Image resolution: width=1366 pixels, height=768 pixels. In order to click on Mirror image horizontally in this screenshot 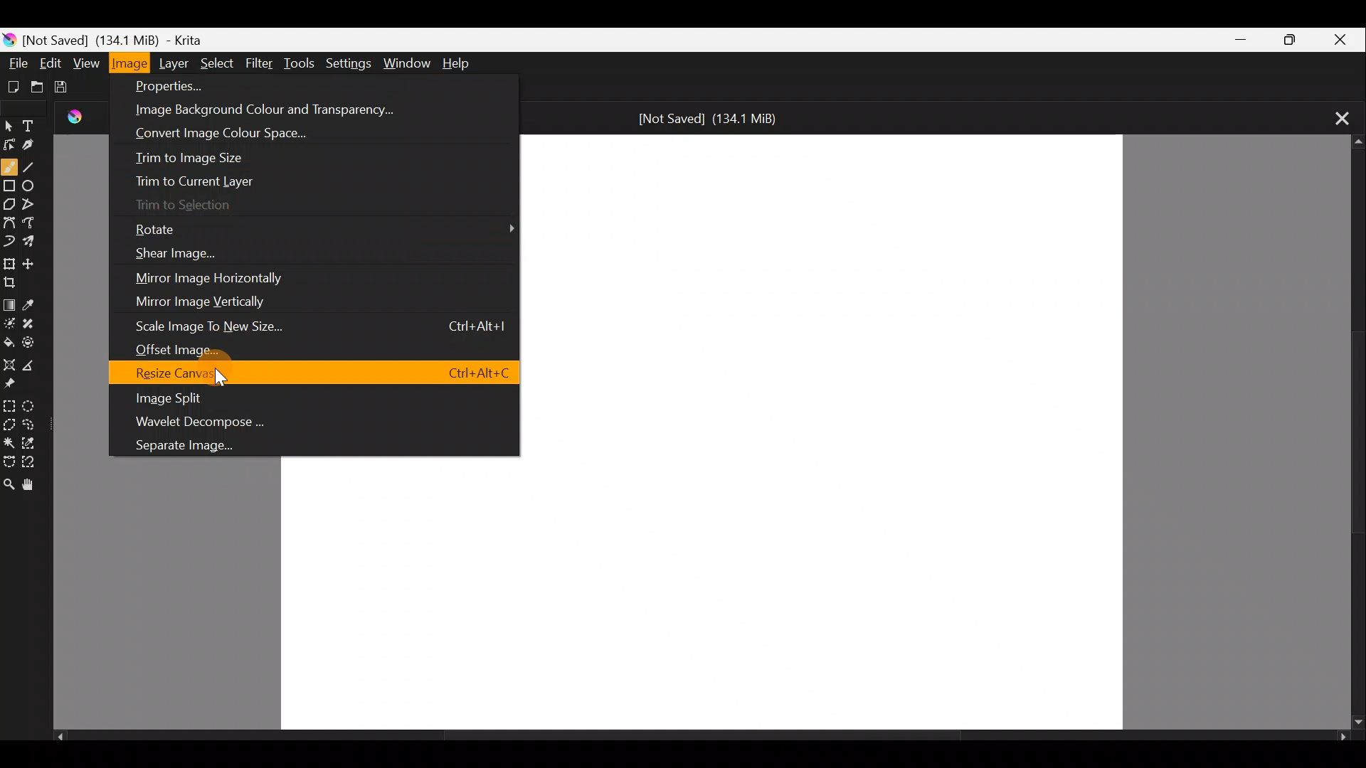, I will do `click(212, 277)`.